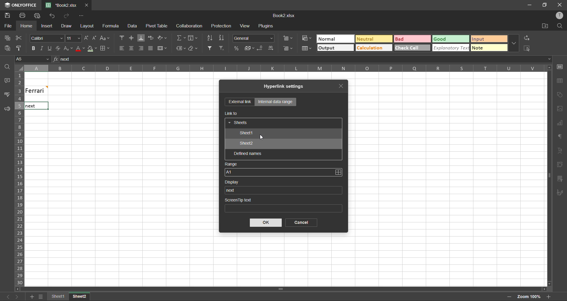 Image resolution: width=567 pixels, height=301 pixels. What do you see at coordinates (134, 27) in the screenshot?
I see `data` at bounding box center [134, 27].